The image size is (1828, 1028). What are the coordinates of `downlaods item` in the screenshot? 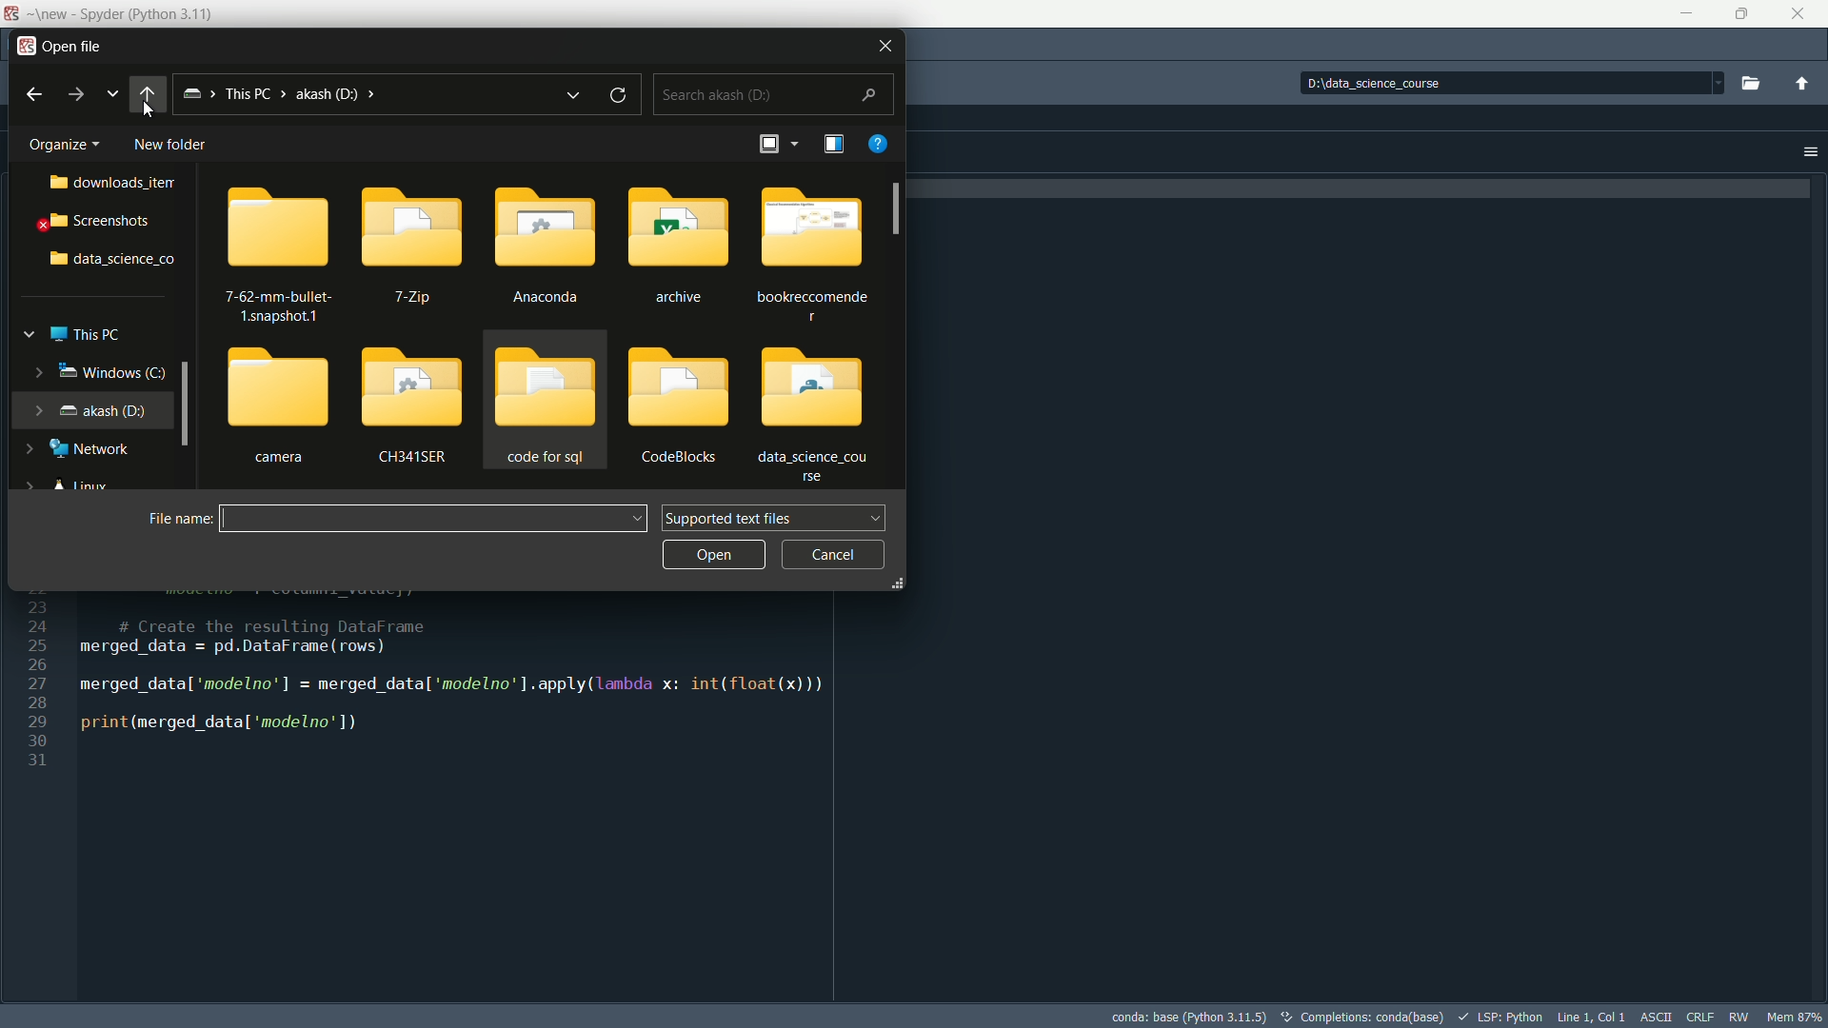 It's located at (109, 184).